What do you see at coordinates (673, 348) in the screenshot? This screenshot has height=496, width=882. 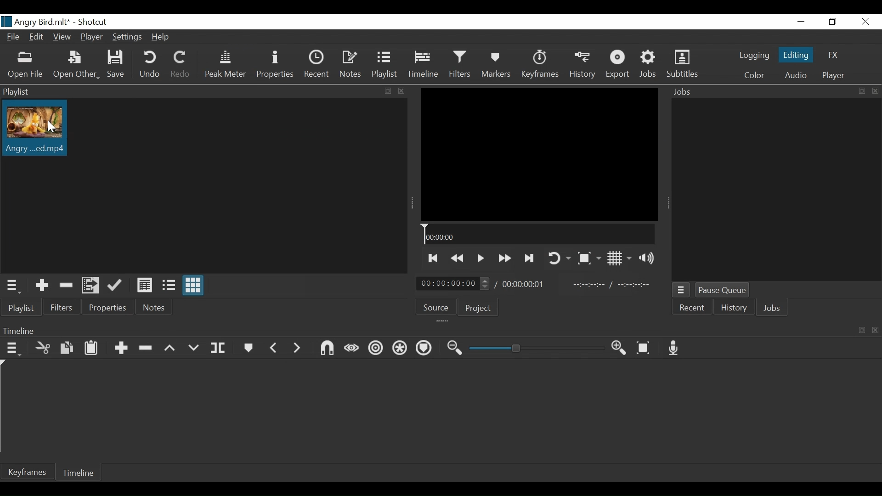 I see `Record audio` at bounding box center [673, 348].